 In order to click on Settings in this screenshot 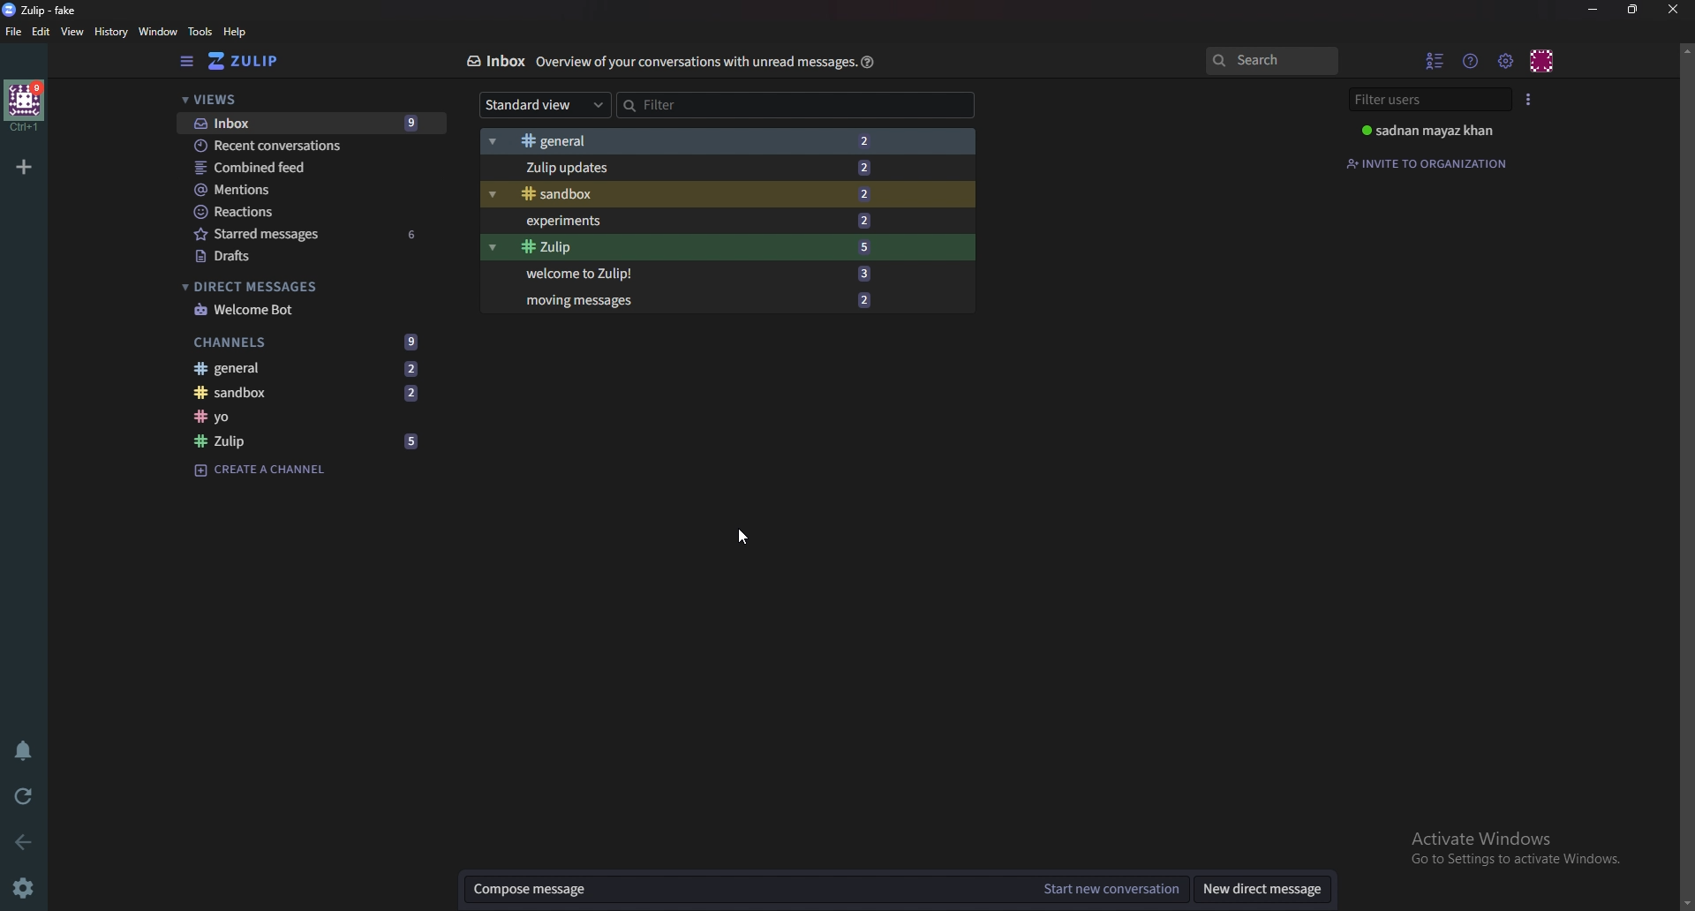, I will do `click(25, 888)`.